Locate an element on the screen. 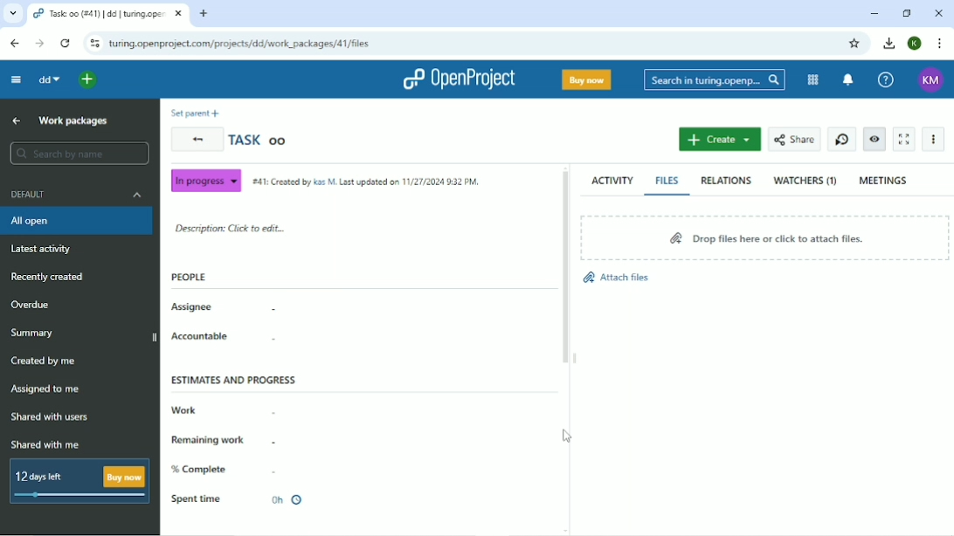 The height and width of the screenshot is (536, 954). Restore down is located at coordinates (906, 13).